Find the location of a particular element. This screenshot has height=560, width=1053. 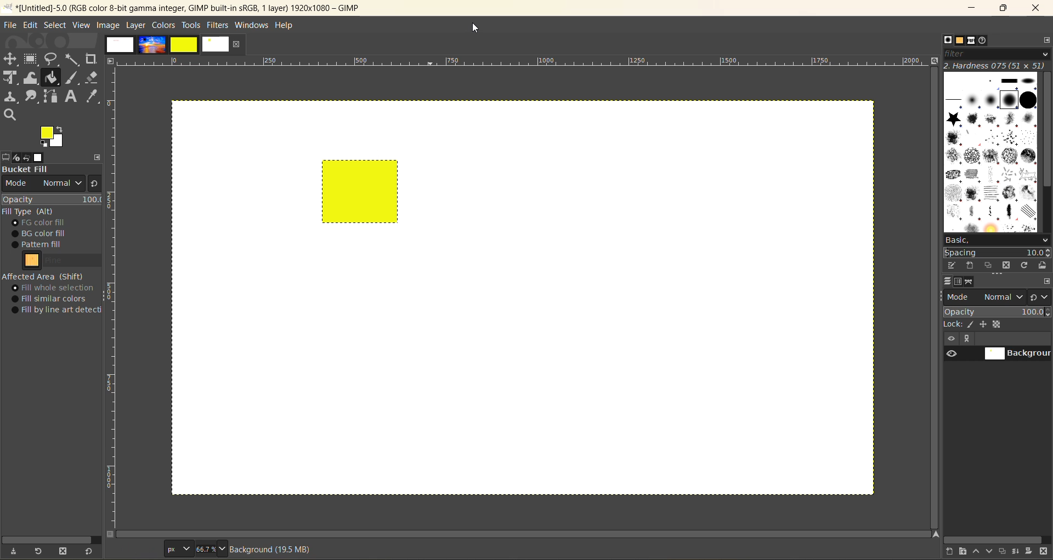

spacing is located at coordinates (998, 250).